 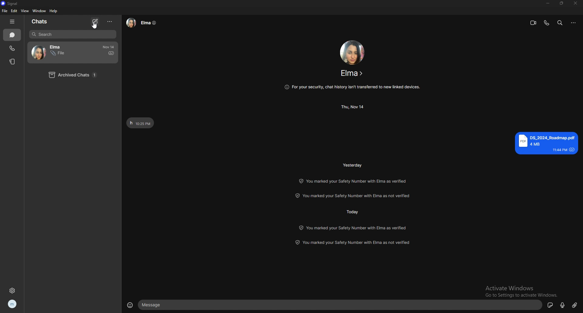 I want to click on text, so click(x=141, y=123).